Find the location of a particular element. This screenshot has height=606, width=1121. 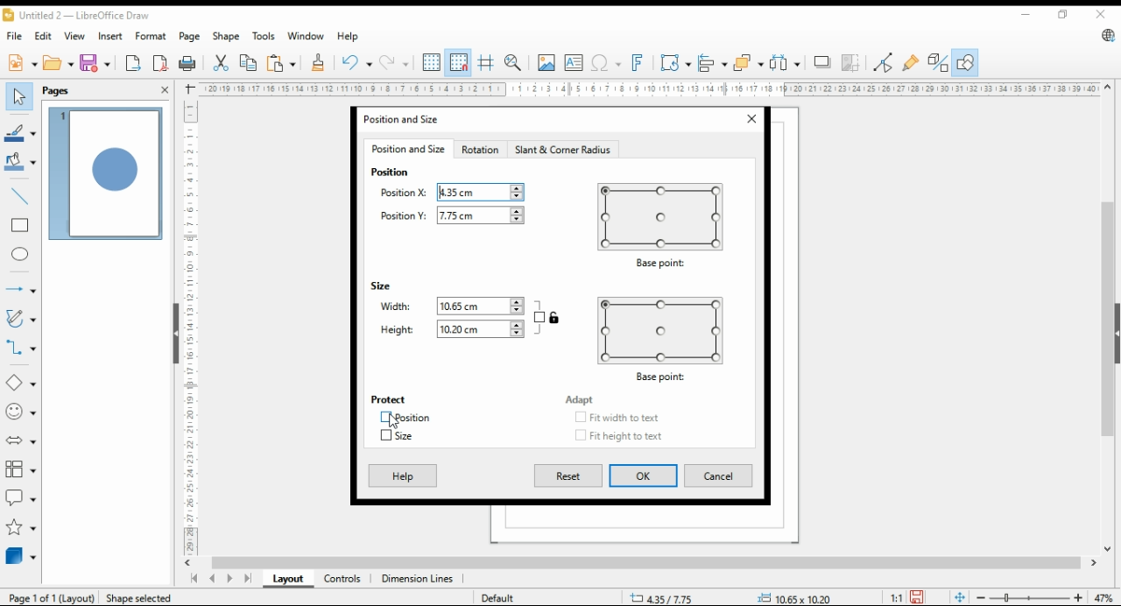

helplines while moving is located at coordinates (484, 63).